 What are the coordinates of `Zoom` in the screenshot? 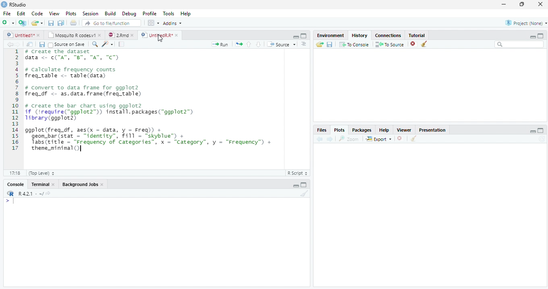 It's located at (95, 45).